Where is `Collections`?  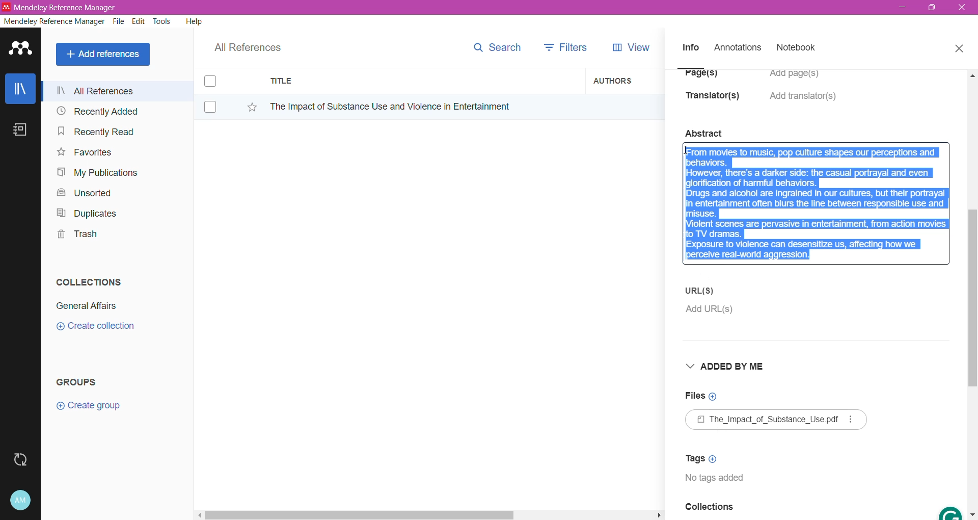 Collections is located at coordinates (709, 510).